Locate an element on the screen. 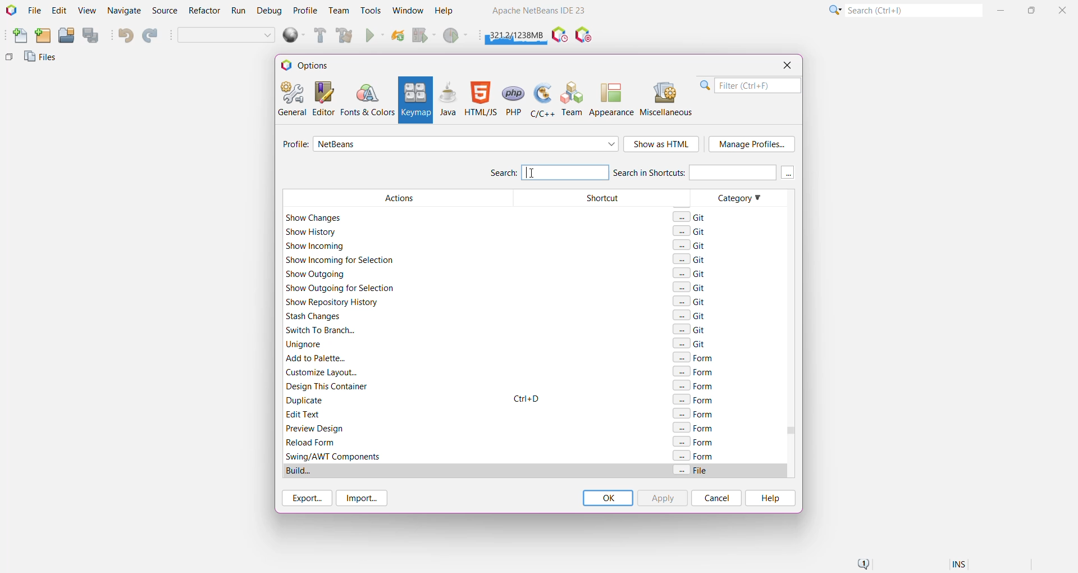 This screenshot has width=1078, height=573. Refactor is located at coordinates (205, 12).